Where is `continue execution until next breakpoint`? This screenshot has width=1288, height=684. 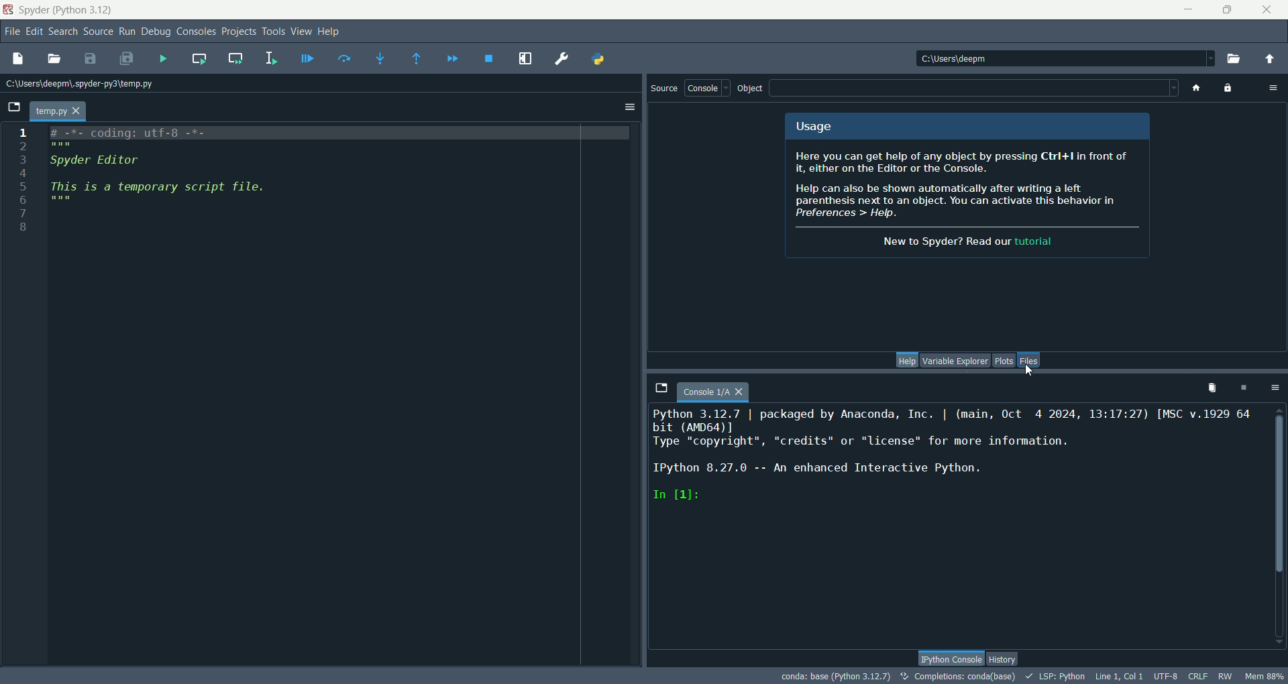
continue execution until next breakpoint is located at coordinates (453, 60).